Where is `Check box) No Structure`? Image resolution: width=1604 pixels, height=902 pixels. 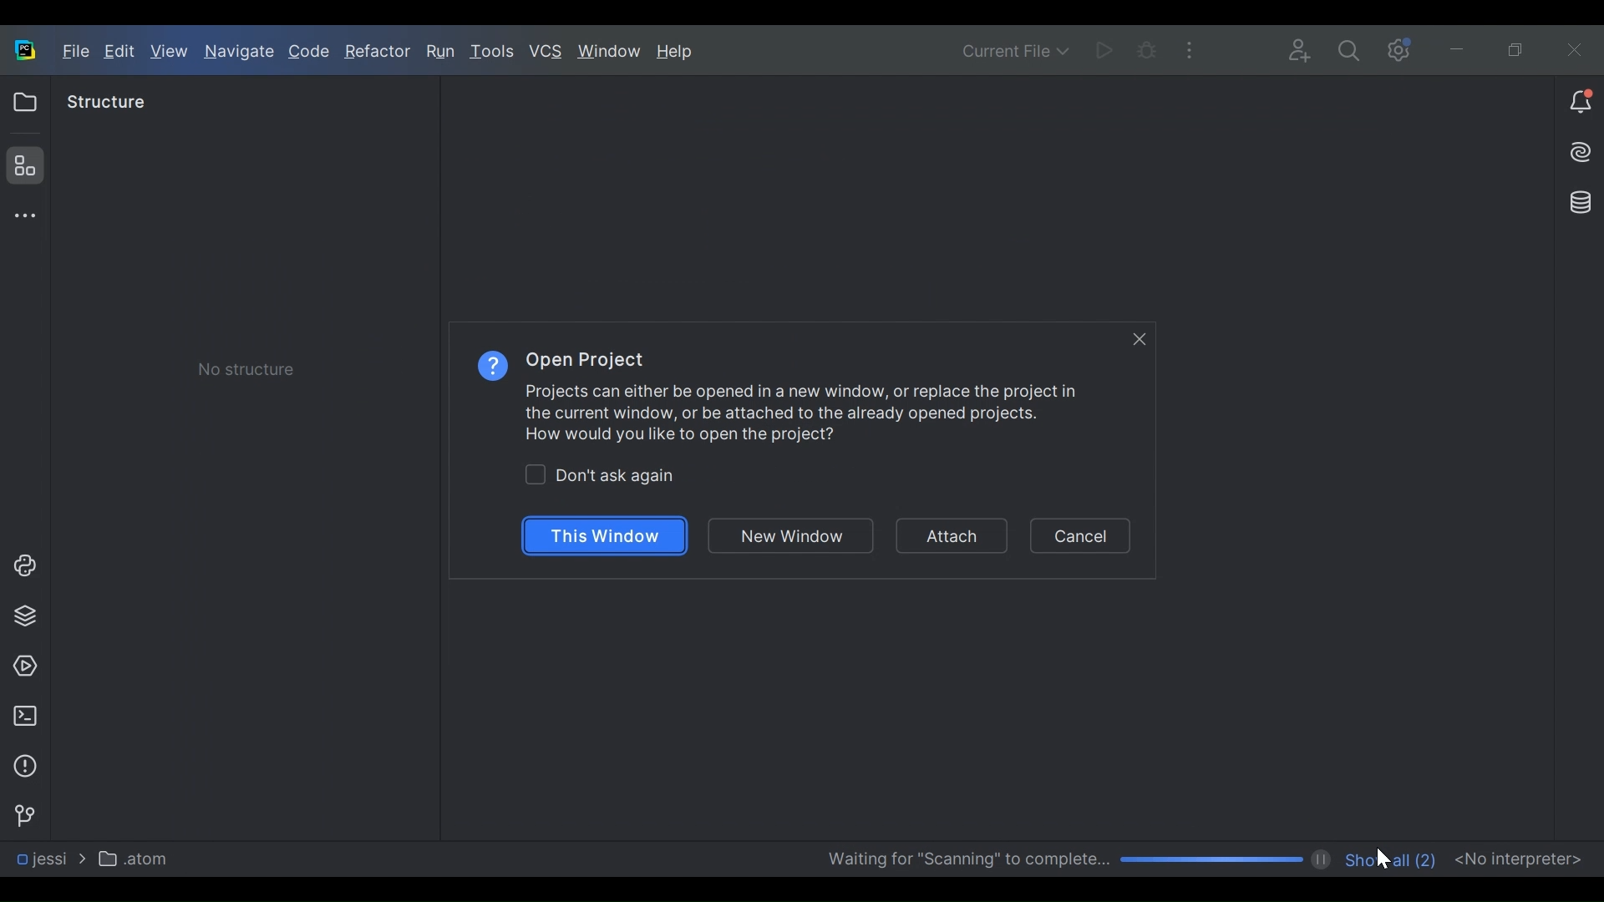 Check box) No Structure is located at coordinates (235, 367).